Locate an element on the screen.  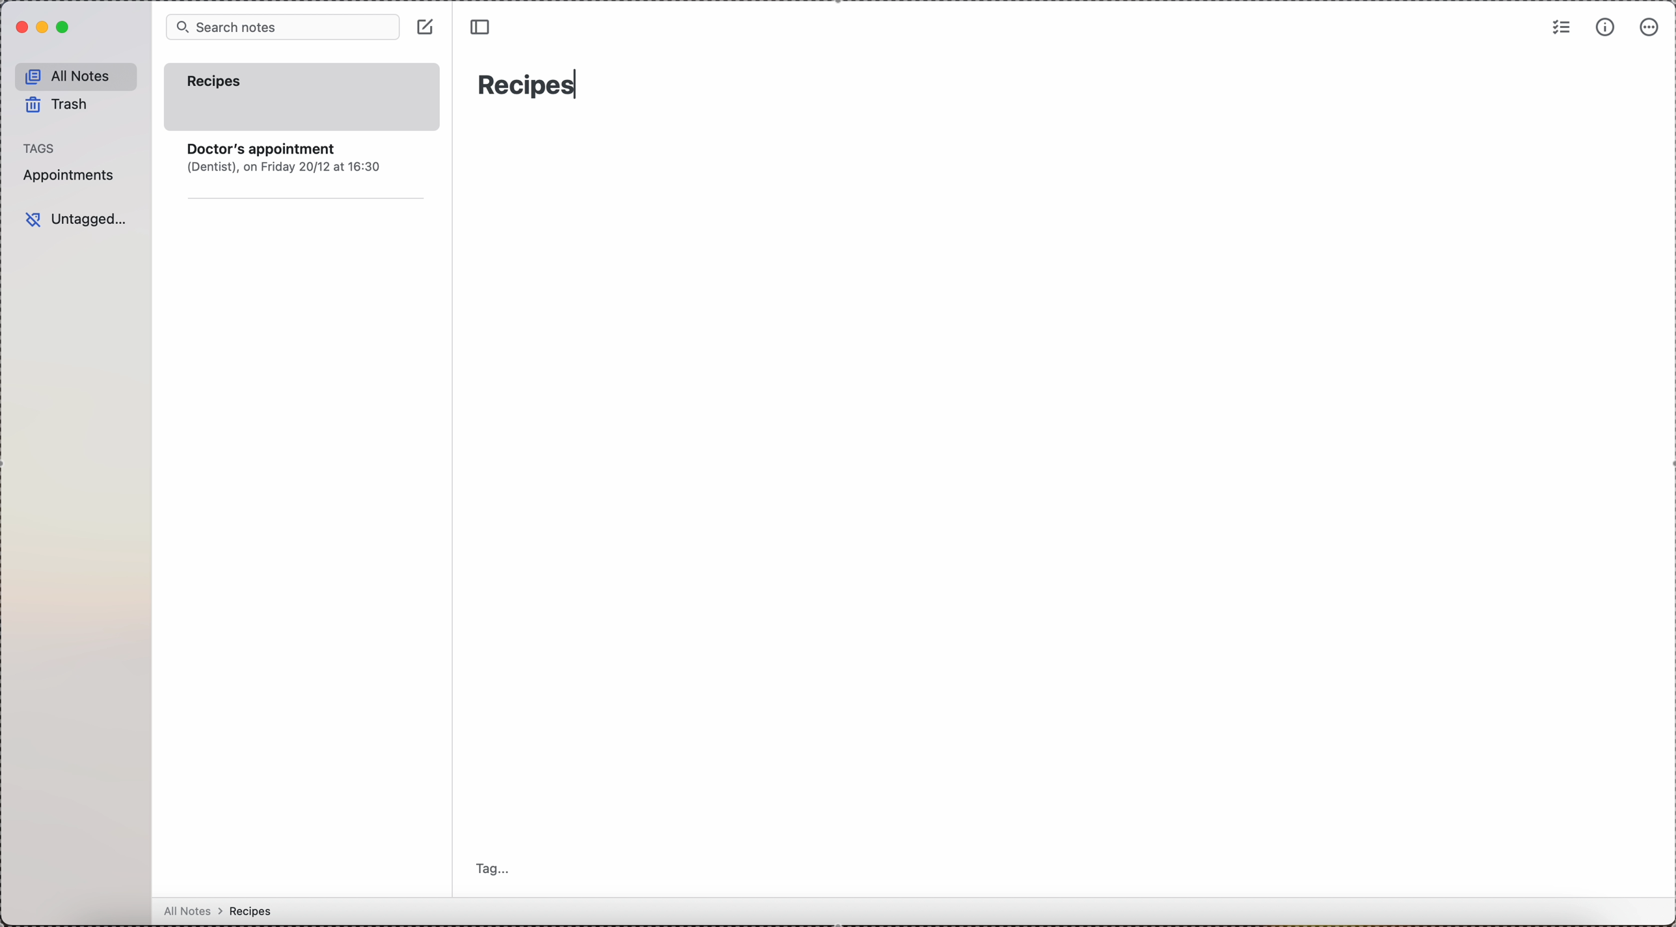
untagged is located at coordinates (74, 219).